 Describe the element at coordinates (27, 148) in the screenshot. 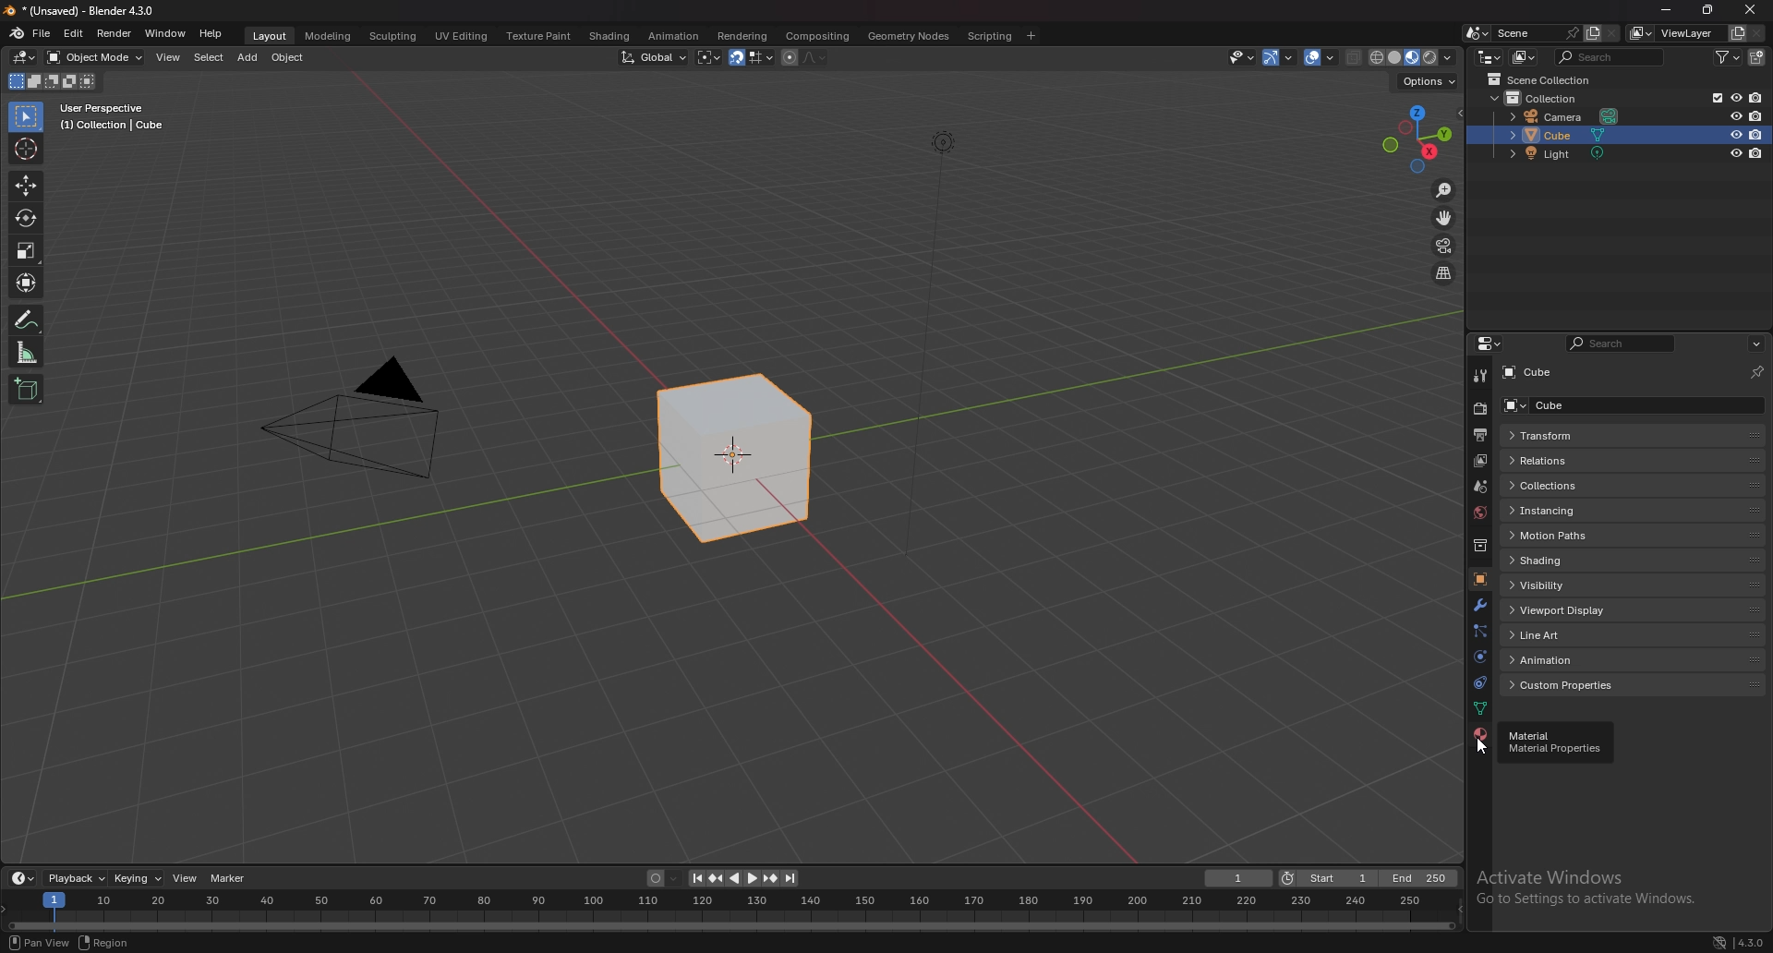

I see `cursor` at that location.